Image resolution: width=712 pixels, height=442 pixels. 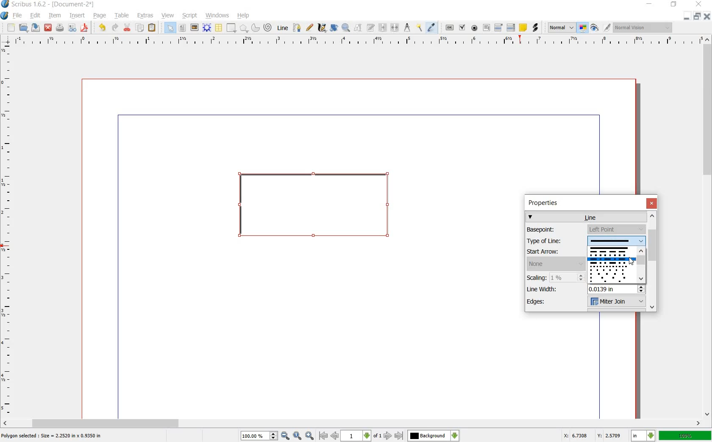 What do you see at coordinates (608, 28) in the screenshot?
I see `EDIT IN PREVIEW MODE` at bounding box center [608, 28].